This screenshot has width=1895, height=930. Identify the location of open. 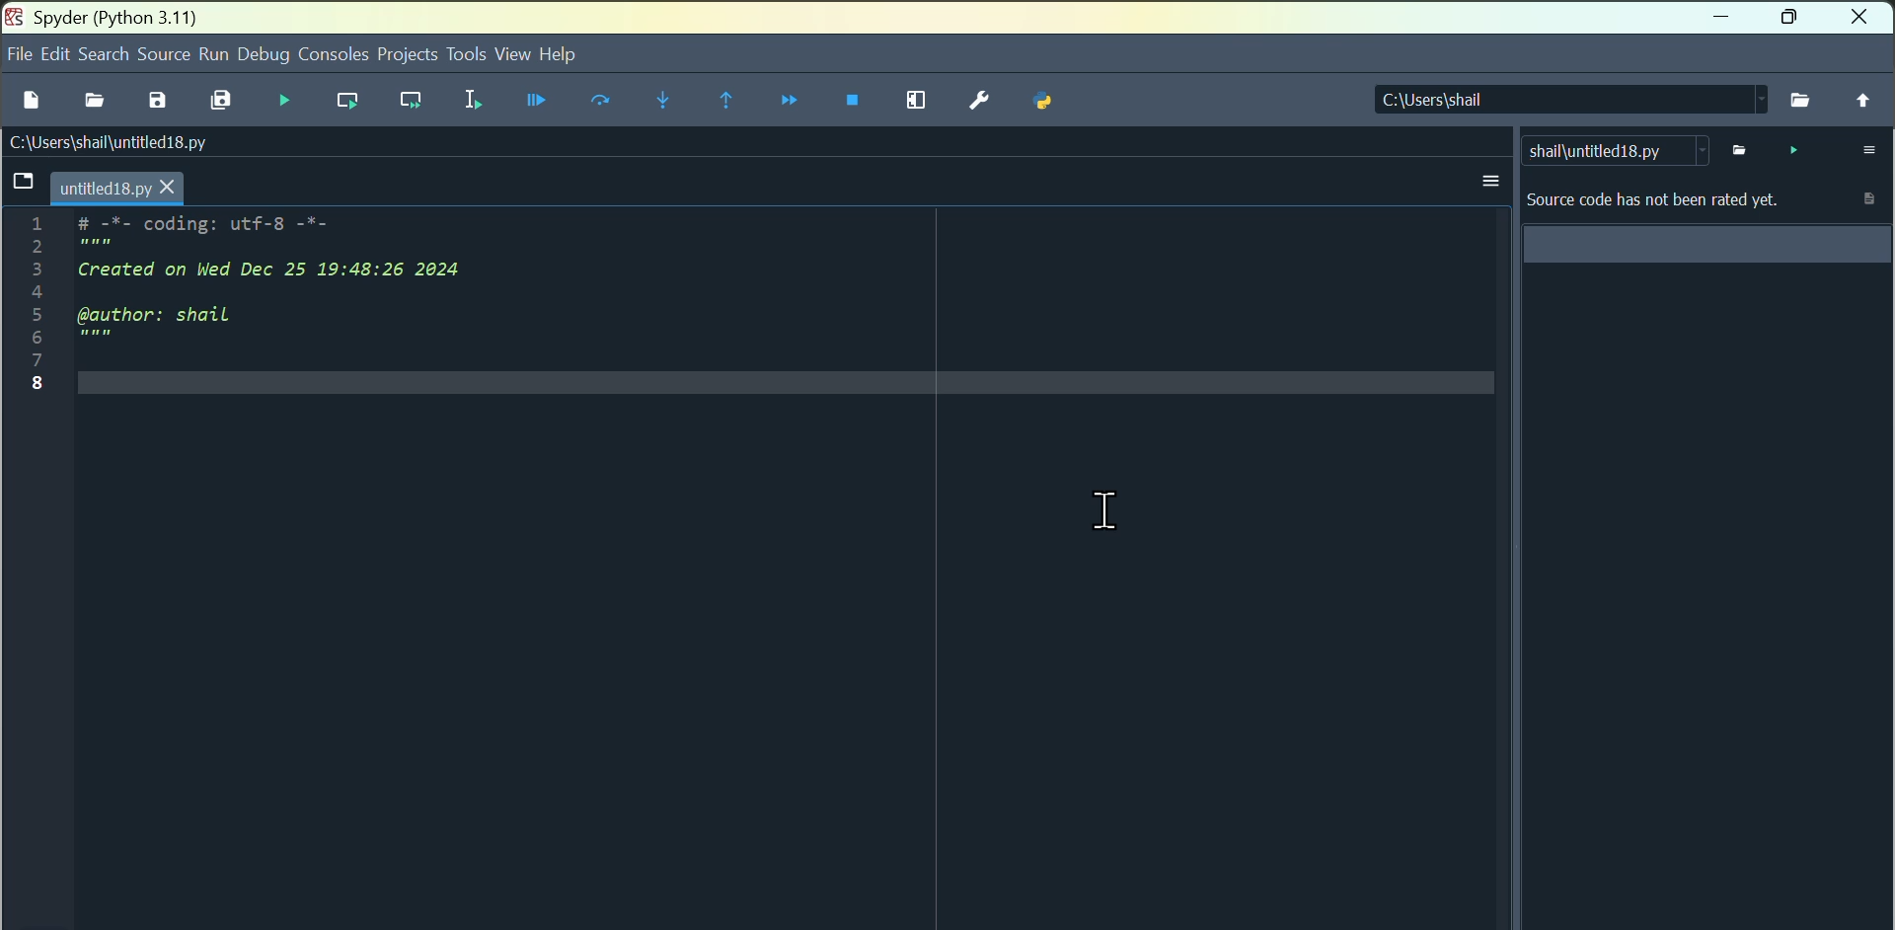
(92, 100).